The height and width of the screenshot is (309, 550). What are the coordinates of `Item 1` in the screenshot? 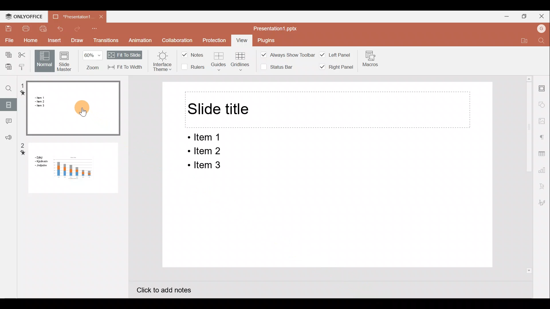 It's located at (207, 138).